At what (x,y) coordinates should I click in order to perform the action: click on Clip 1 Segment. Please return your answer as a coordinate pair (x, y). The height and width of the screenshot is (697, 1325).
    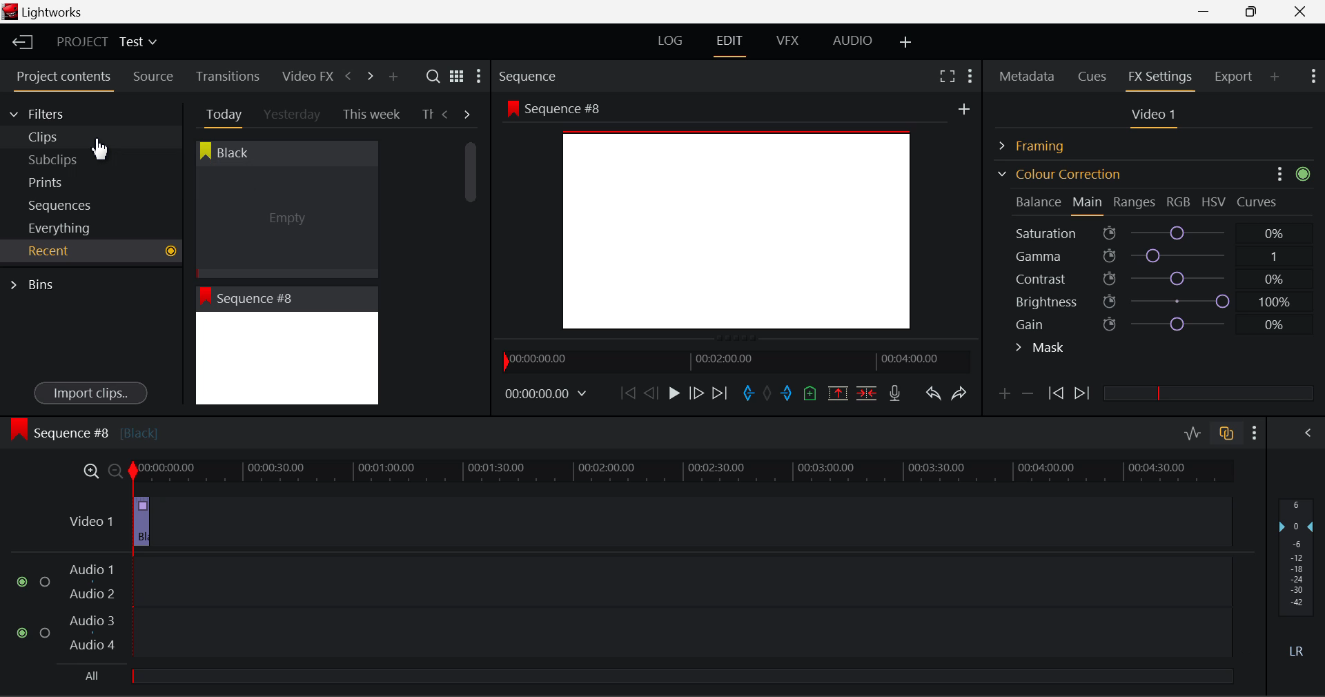
    Looking at the image, I should click on (140, 522).